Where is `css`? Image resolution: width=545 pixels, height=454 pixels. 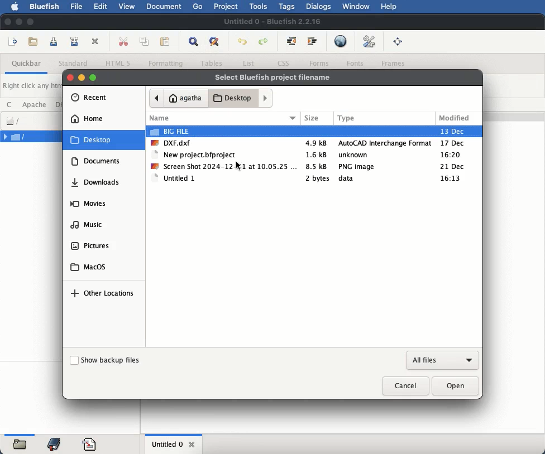 css is located at coordinates (284, 62).